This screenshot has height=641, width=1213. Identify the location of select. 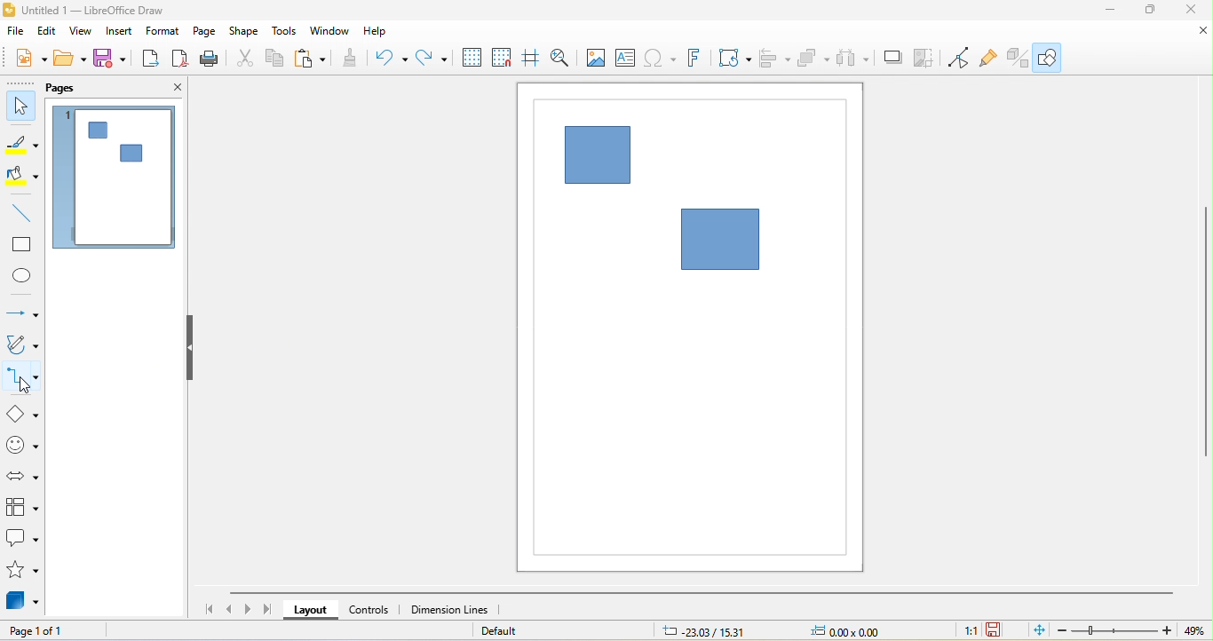
(20, 104).